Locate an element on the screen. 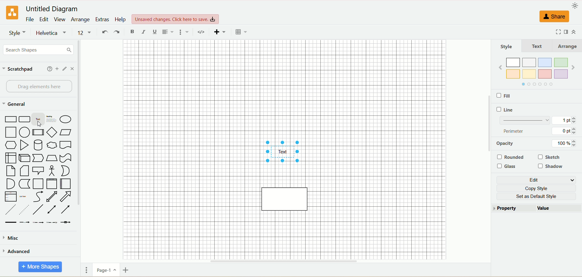 The height and width of the screenshot is (277, 582). parallelogram is located at coordinates (65, 132).